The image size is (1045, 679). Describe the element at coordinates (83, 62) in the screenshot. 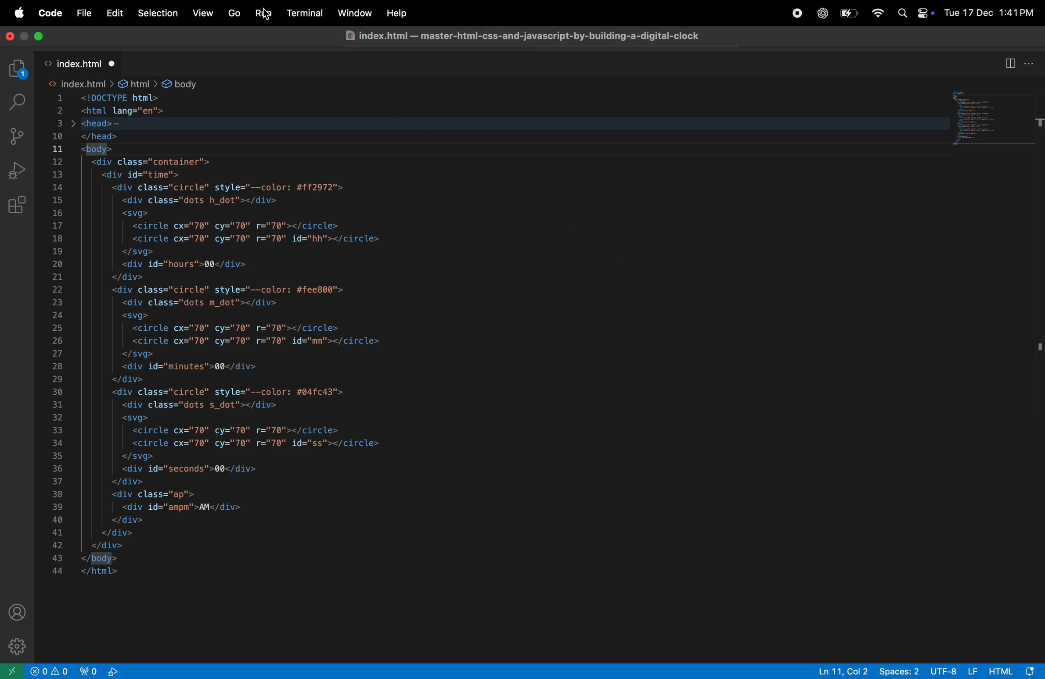

I see `index.html` at that location.